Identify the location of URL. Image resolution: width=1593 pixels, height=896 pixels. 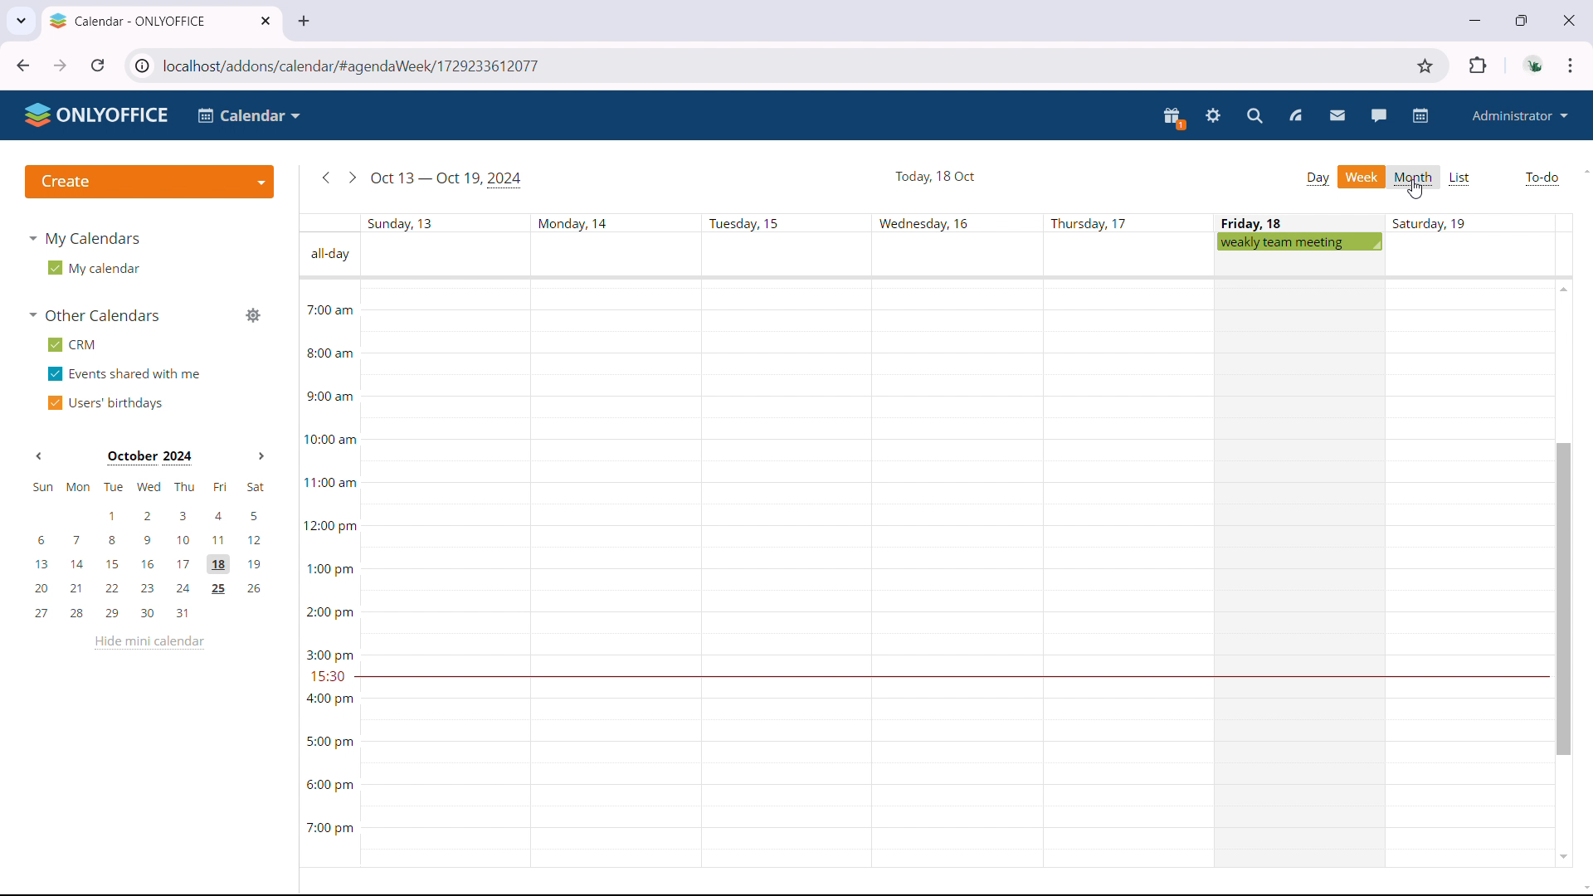
(778, 66).